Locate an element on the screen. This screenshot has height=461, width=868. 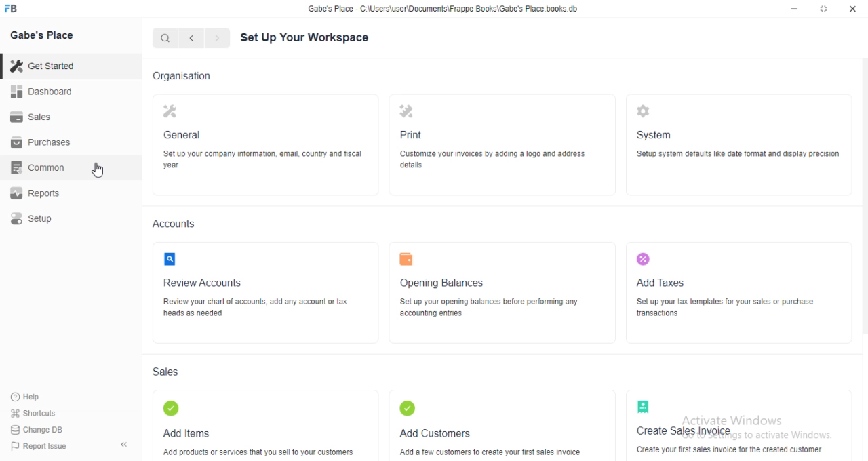
logo is located at coordinates (643, 258).